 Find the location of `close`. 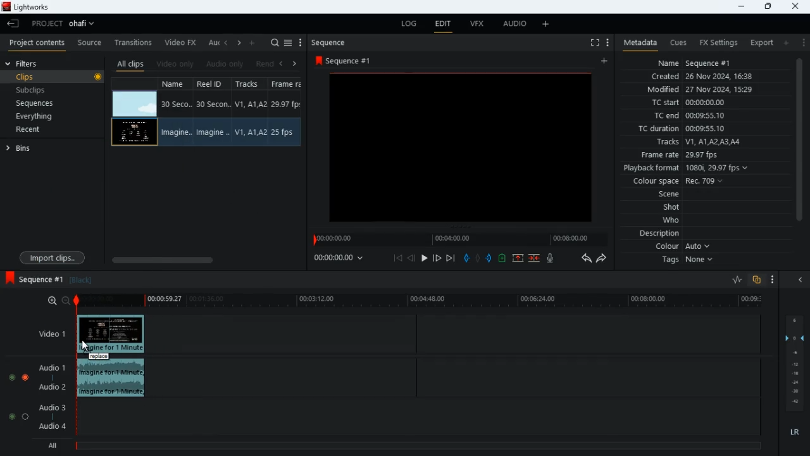

close is located at coordinates (803, 281).